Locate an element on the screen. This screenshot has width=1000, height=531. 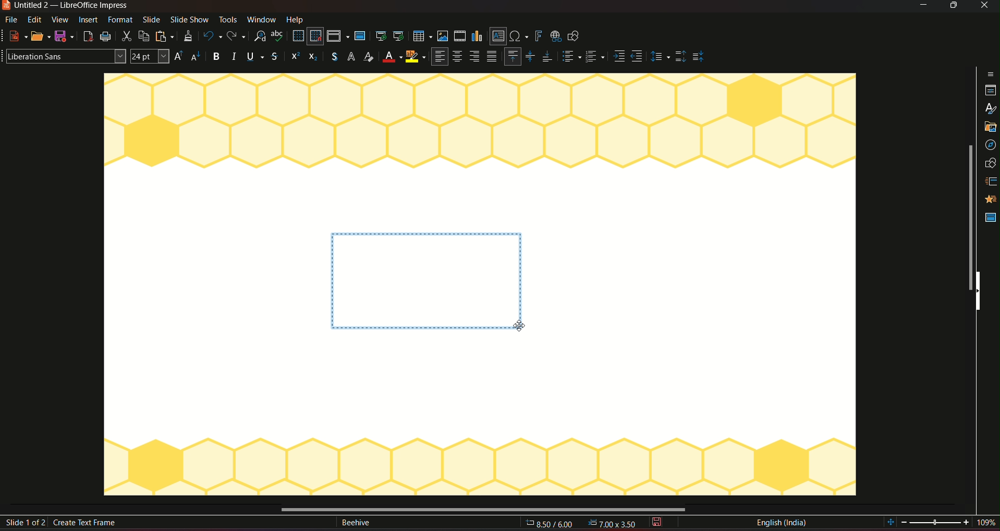
Align side 2 is located at coordinates (638, 57).